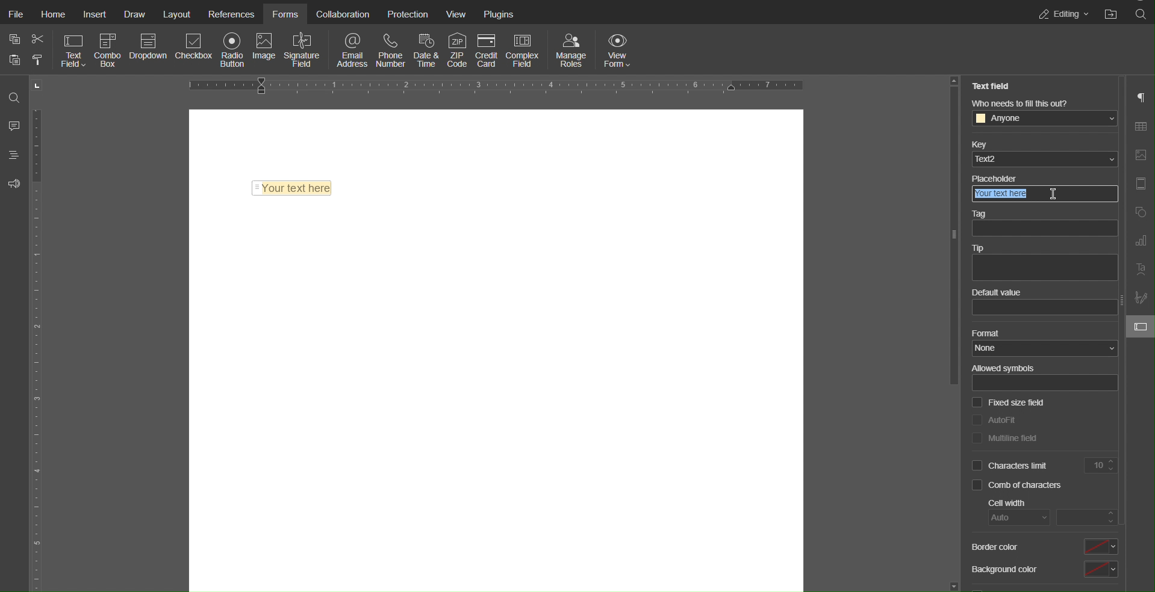 This screenshot has height=592, width=1155. What do you see at coordinates (992, 85) in the screenshot?
I see `Text Field` at bounding box center [992, 85].